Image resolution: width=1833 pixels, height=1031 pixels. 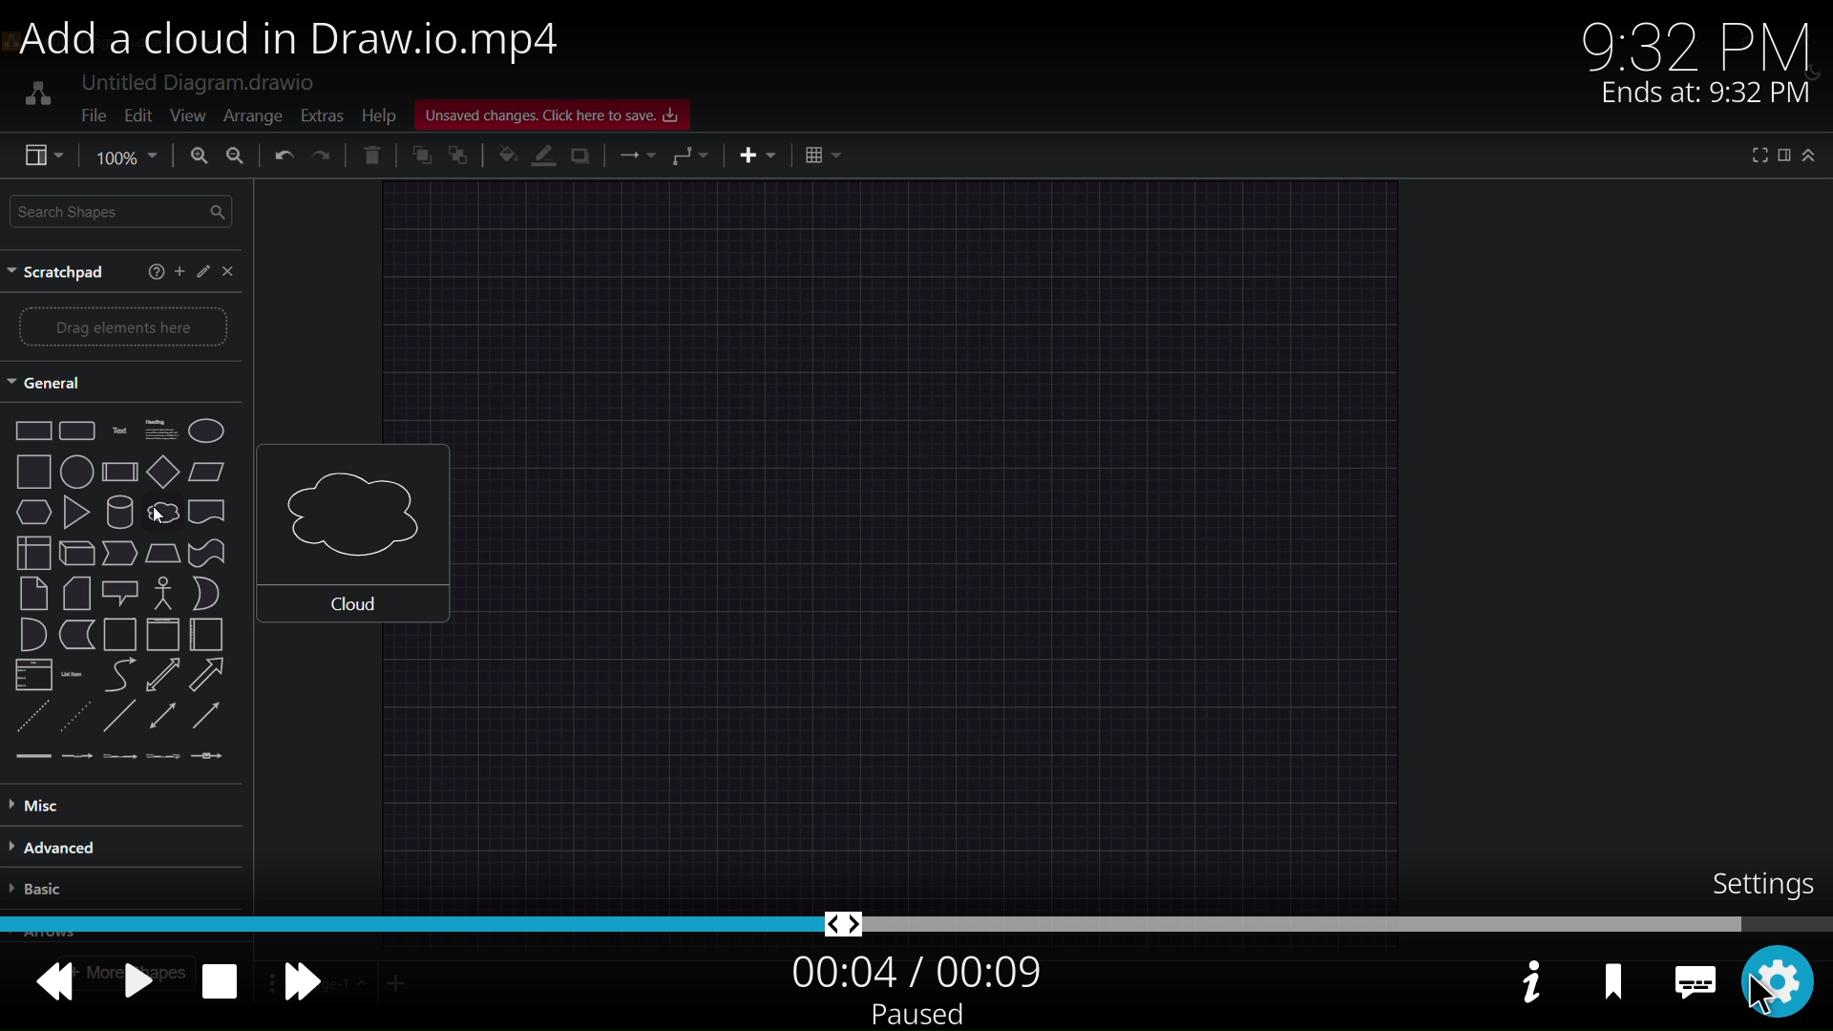 What do you see at coordinates (909, 475) in the screenshot?
I see `video display` at bounding box center [909, 475].